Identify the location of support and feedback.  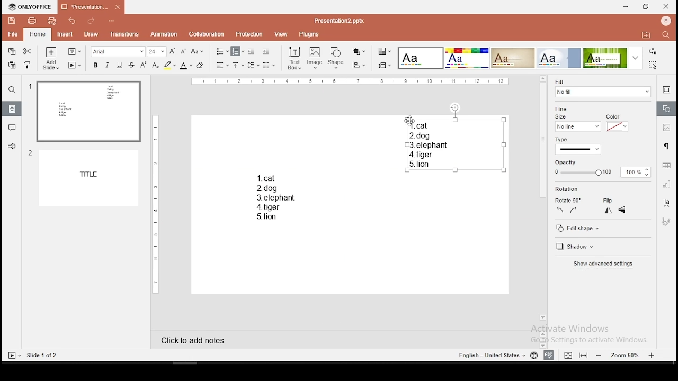
(12, 147).